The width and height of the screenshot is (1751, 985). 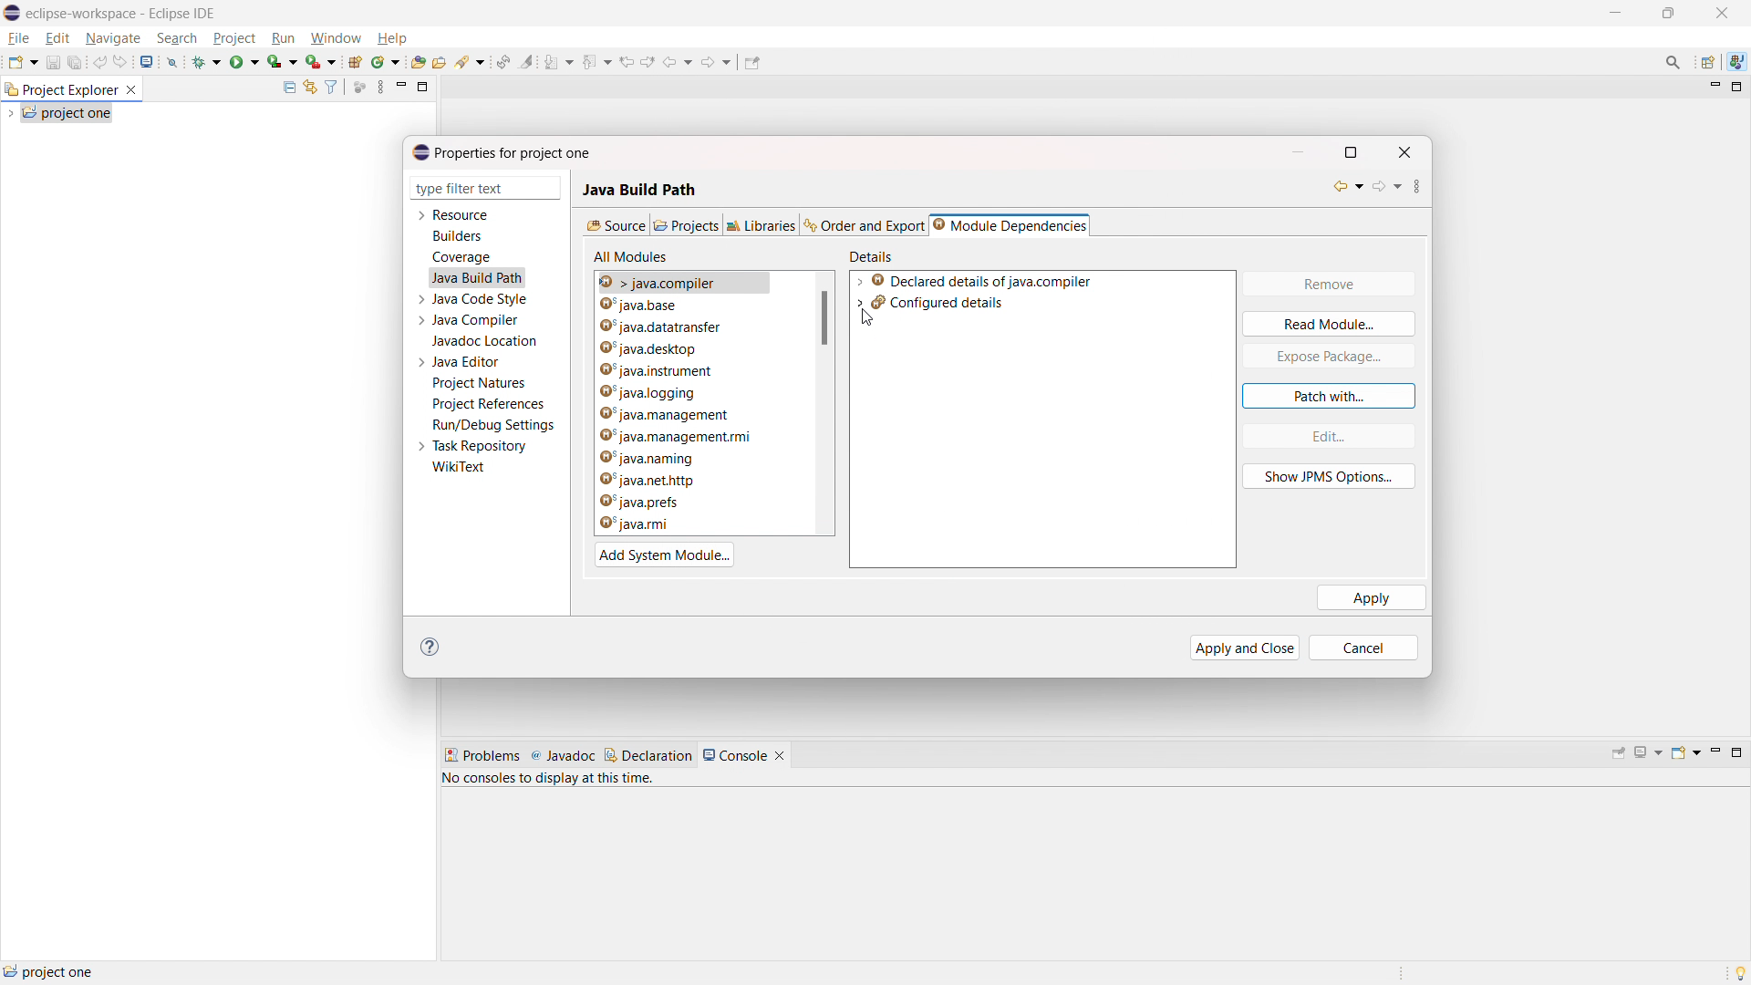 I want to click on java build path selected, so click(x=476, y=277).